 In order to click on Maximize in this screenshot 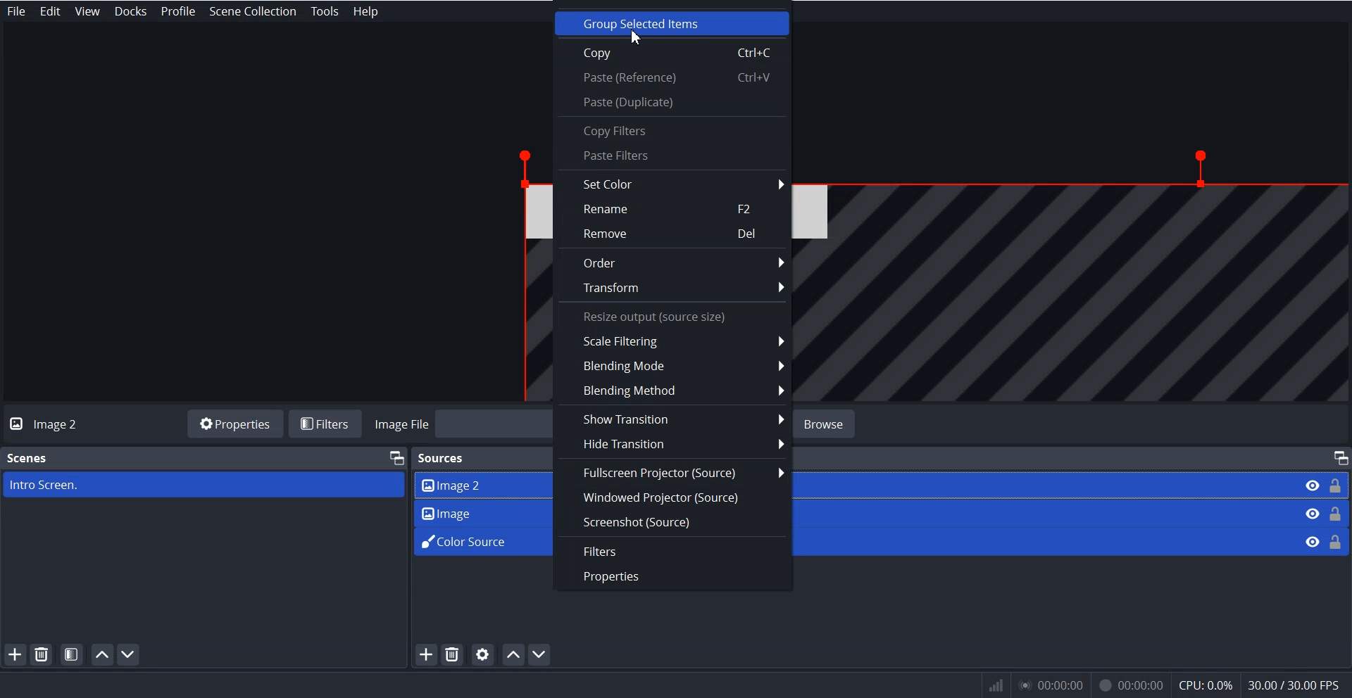, I will do `click(396, 457)`.